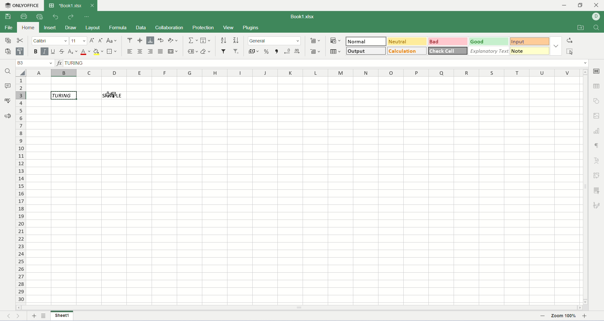 The image size is (604, 321). What do you see at coordinates (79, 41) in the screenshot?
I see `font size` at bounding box center [79, 41].